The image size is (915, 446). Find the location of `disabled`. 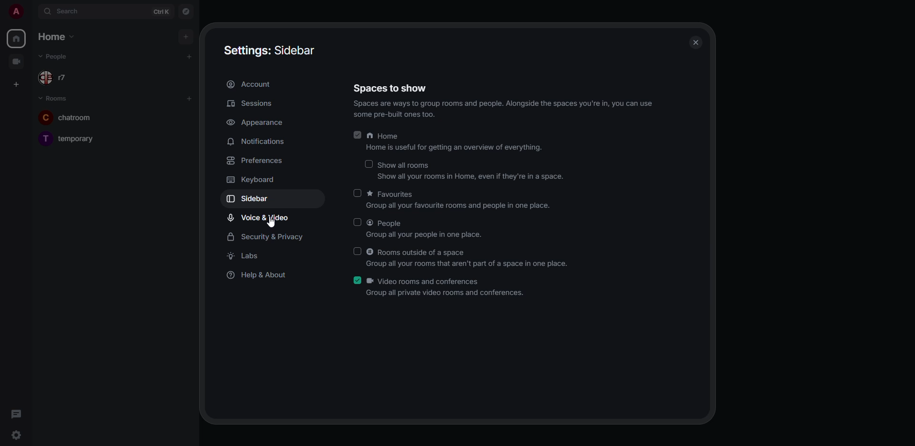

disabled is located at coordinates (366, 163).